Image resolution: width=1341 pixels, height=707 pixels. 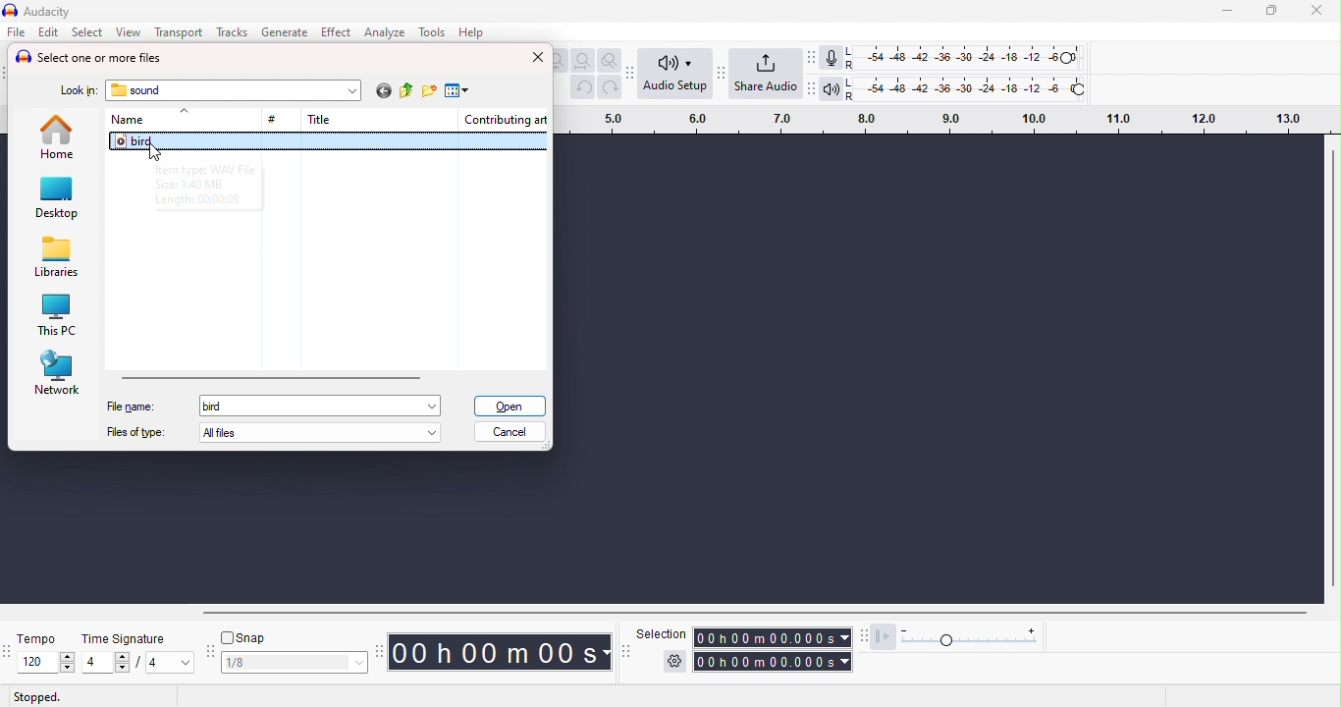 I want to click on share audio tool bar, so click(x=720, y=73).